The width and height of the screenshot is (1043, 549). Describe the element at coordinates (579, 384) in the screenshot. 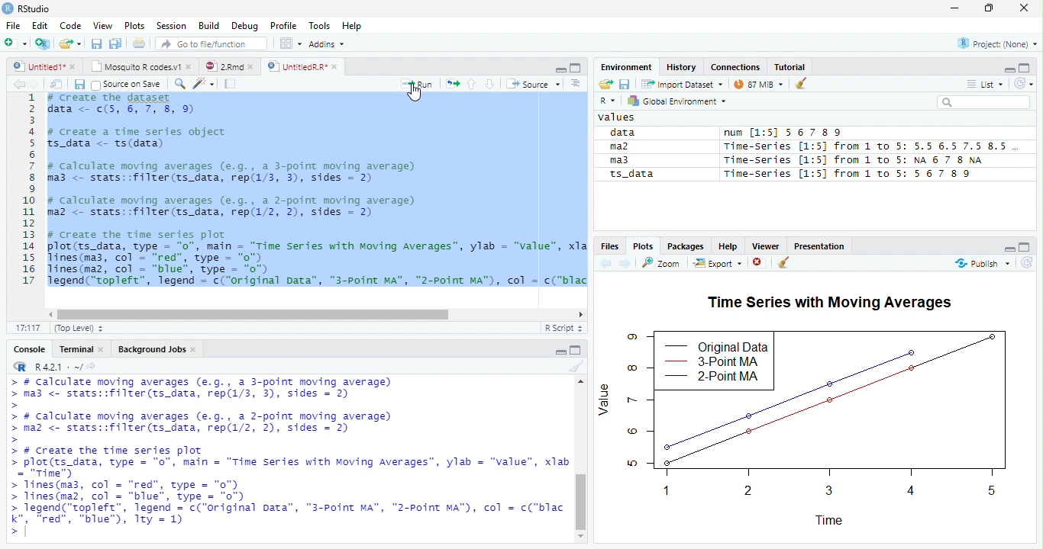

I see `scrollbar up` at that location.